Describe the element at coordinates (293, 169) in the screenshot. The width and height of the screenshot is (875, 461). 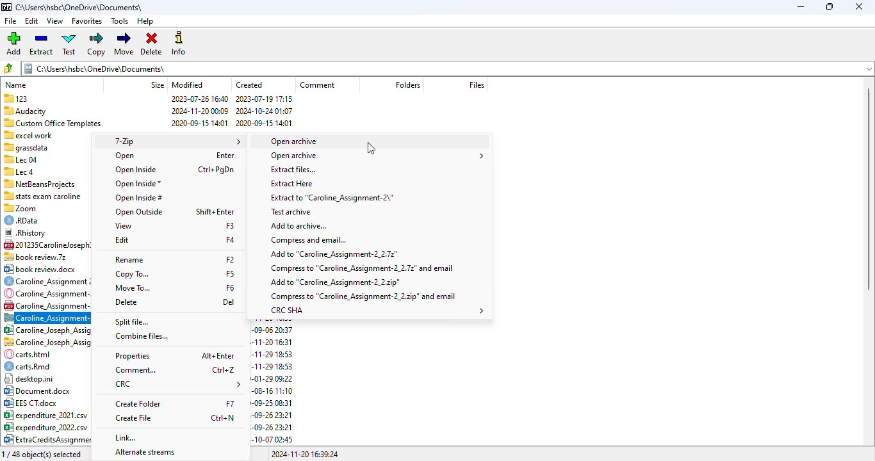
I see `extract file` at that location.